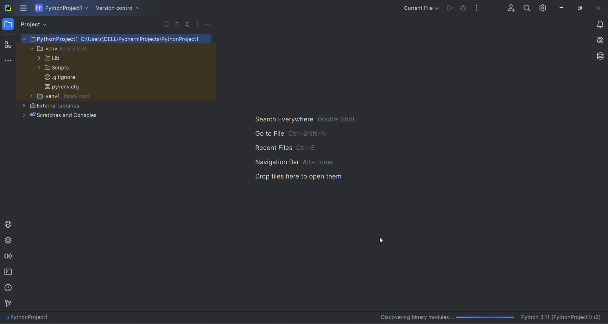  What do you see at coordinates (598, 41) in the screenshot?
I see `ai assistant` at bounding box center [598, 41].